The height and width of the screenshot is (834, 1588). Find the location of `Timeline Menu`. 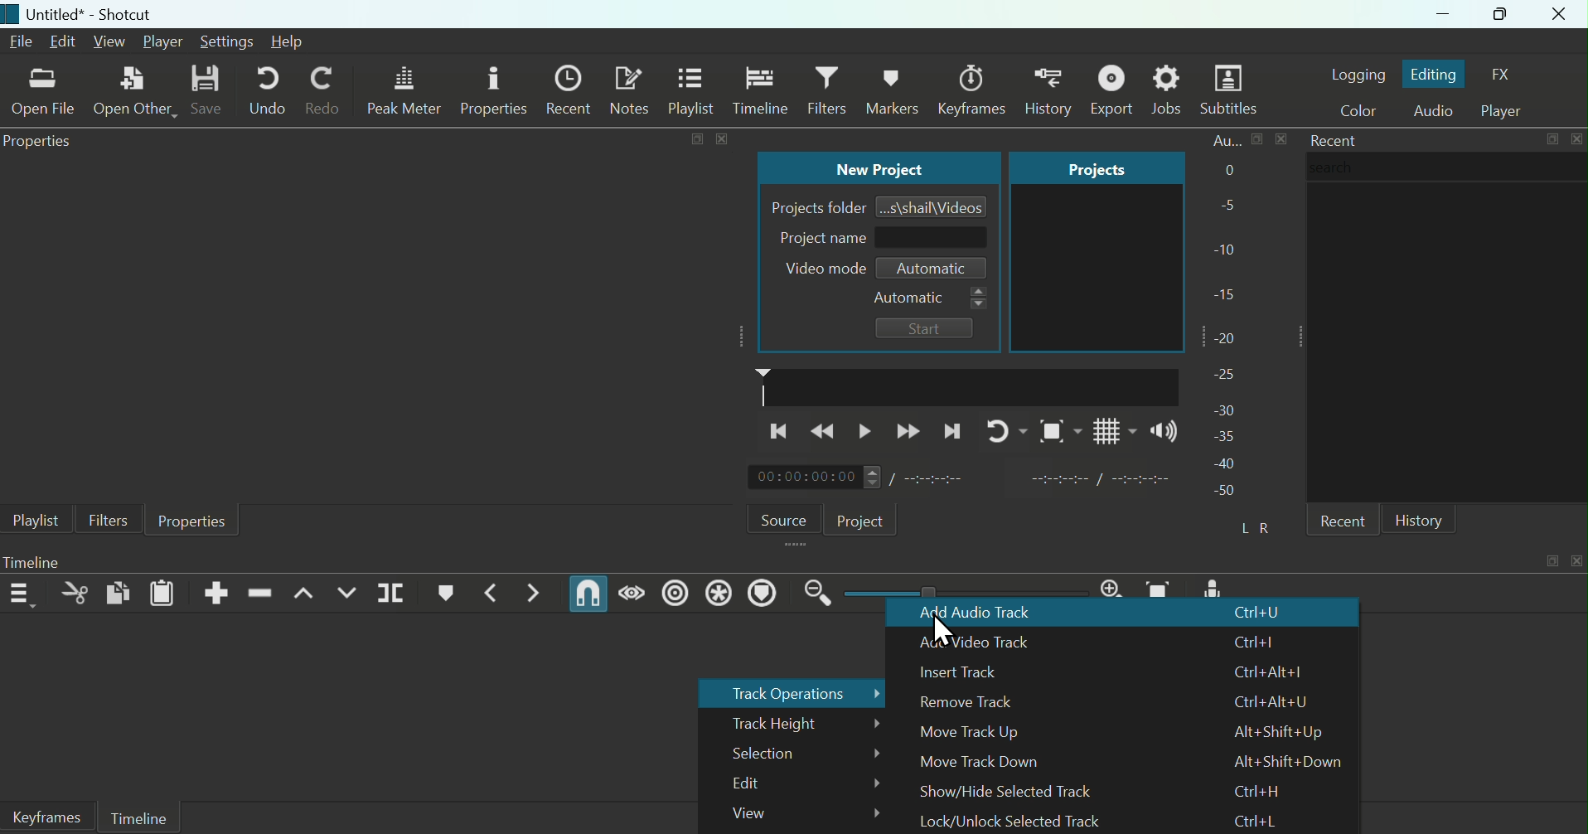

Timeline Menu is located at coordinates (23, 594).